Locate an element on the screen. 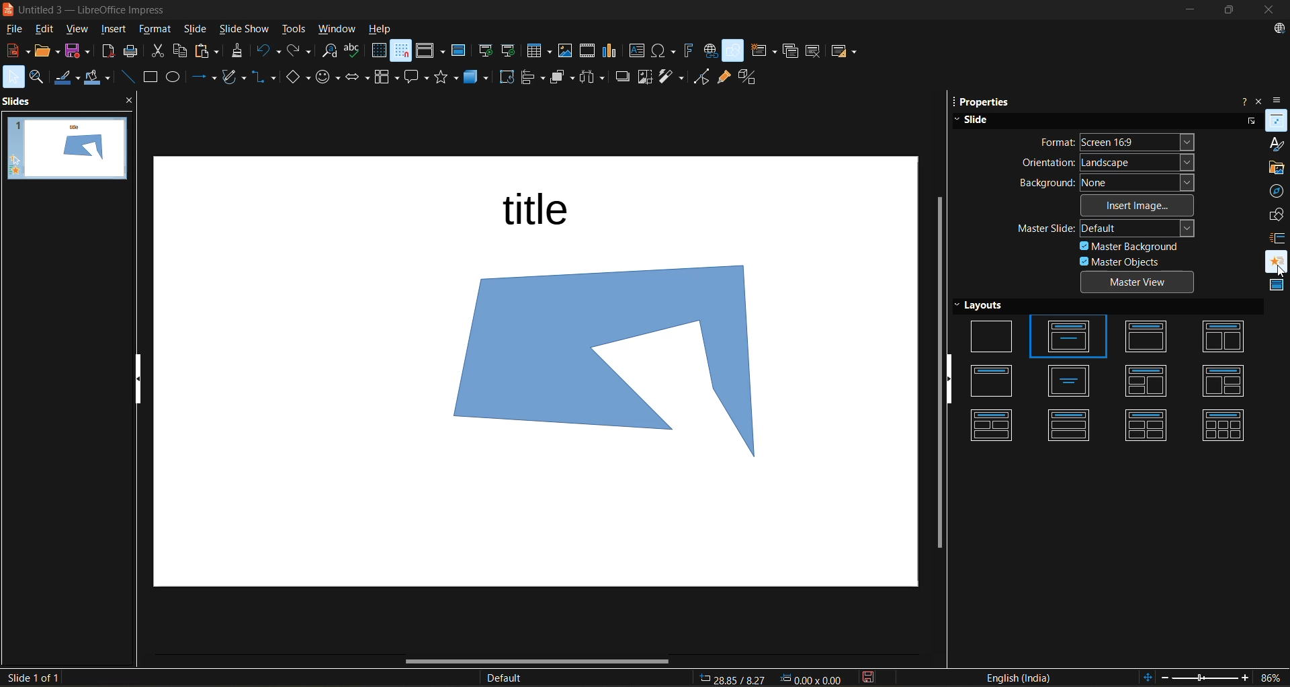  delete slide is located at coordinates (814, 54).